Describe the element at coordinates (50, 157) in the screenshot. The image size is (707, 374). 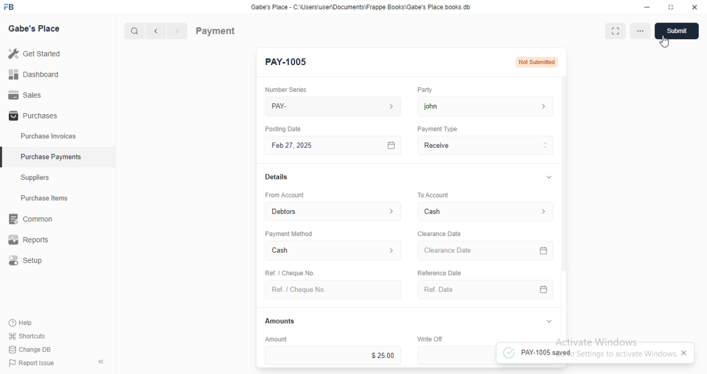
I see `Purchase Payments` at that location.